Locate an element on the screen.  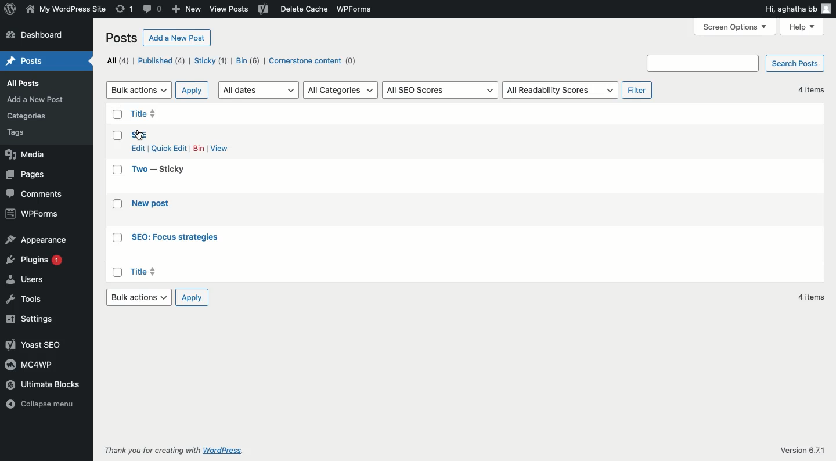
categories is located at coordinates (31, 114).